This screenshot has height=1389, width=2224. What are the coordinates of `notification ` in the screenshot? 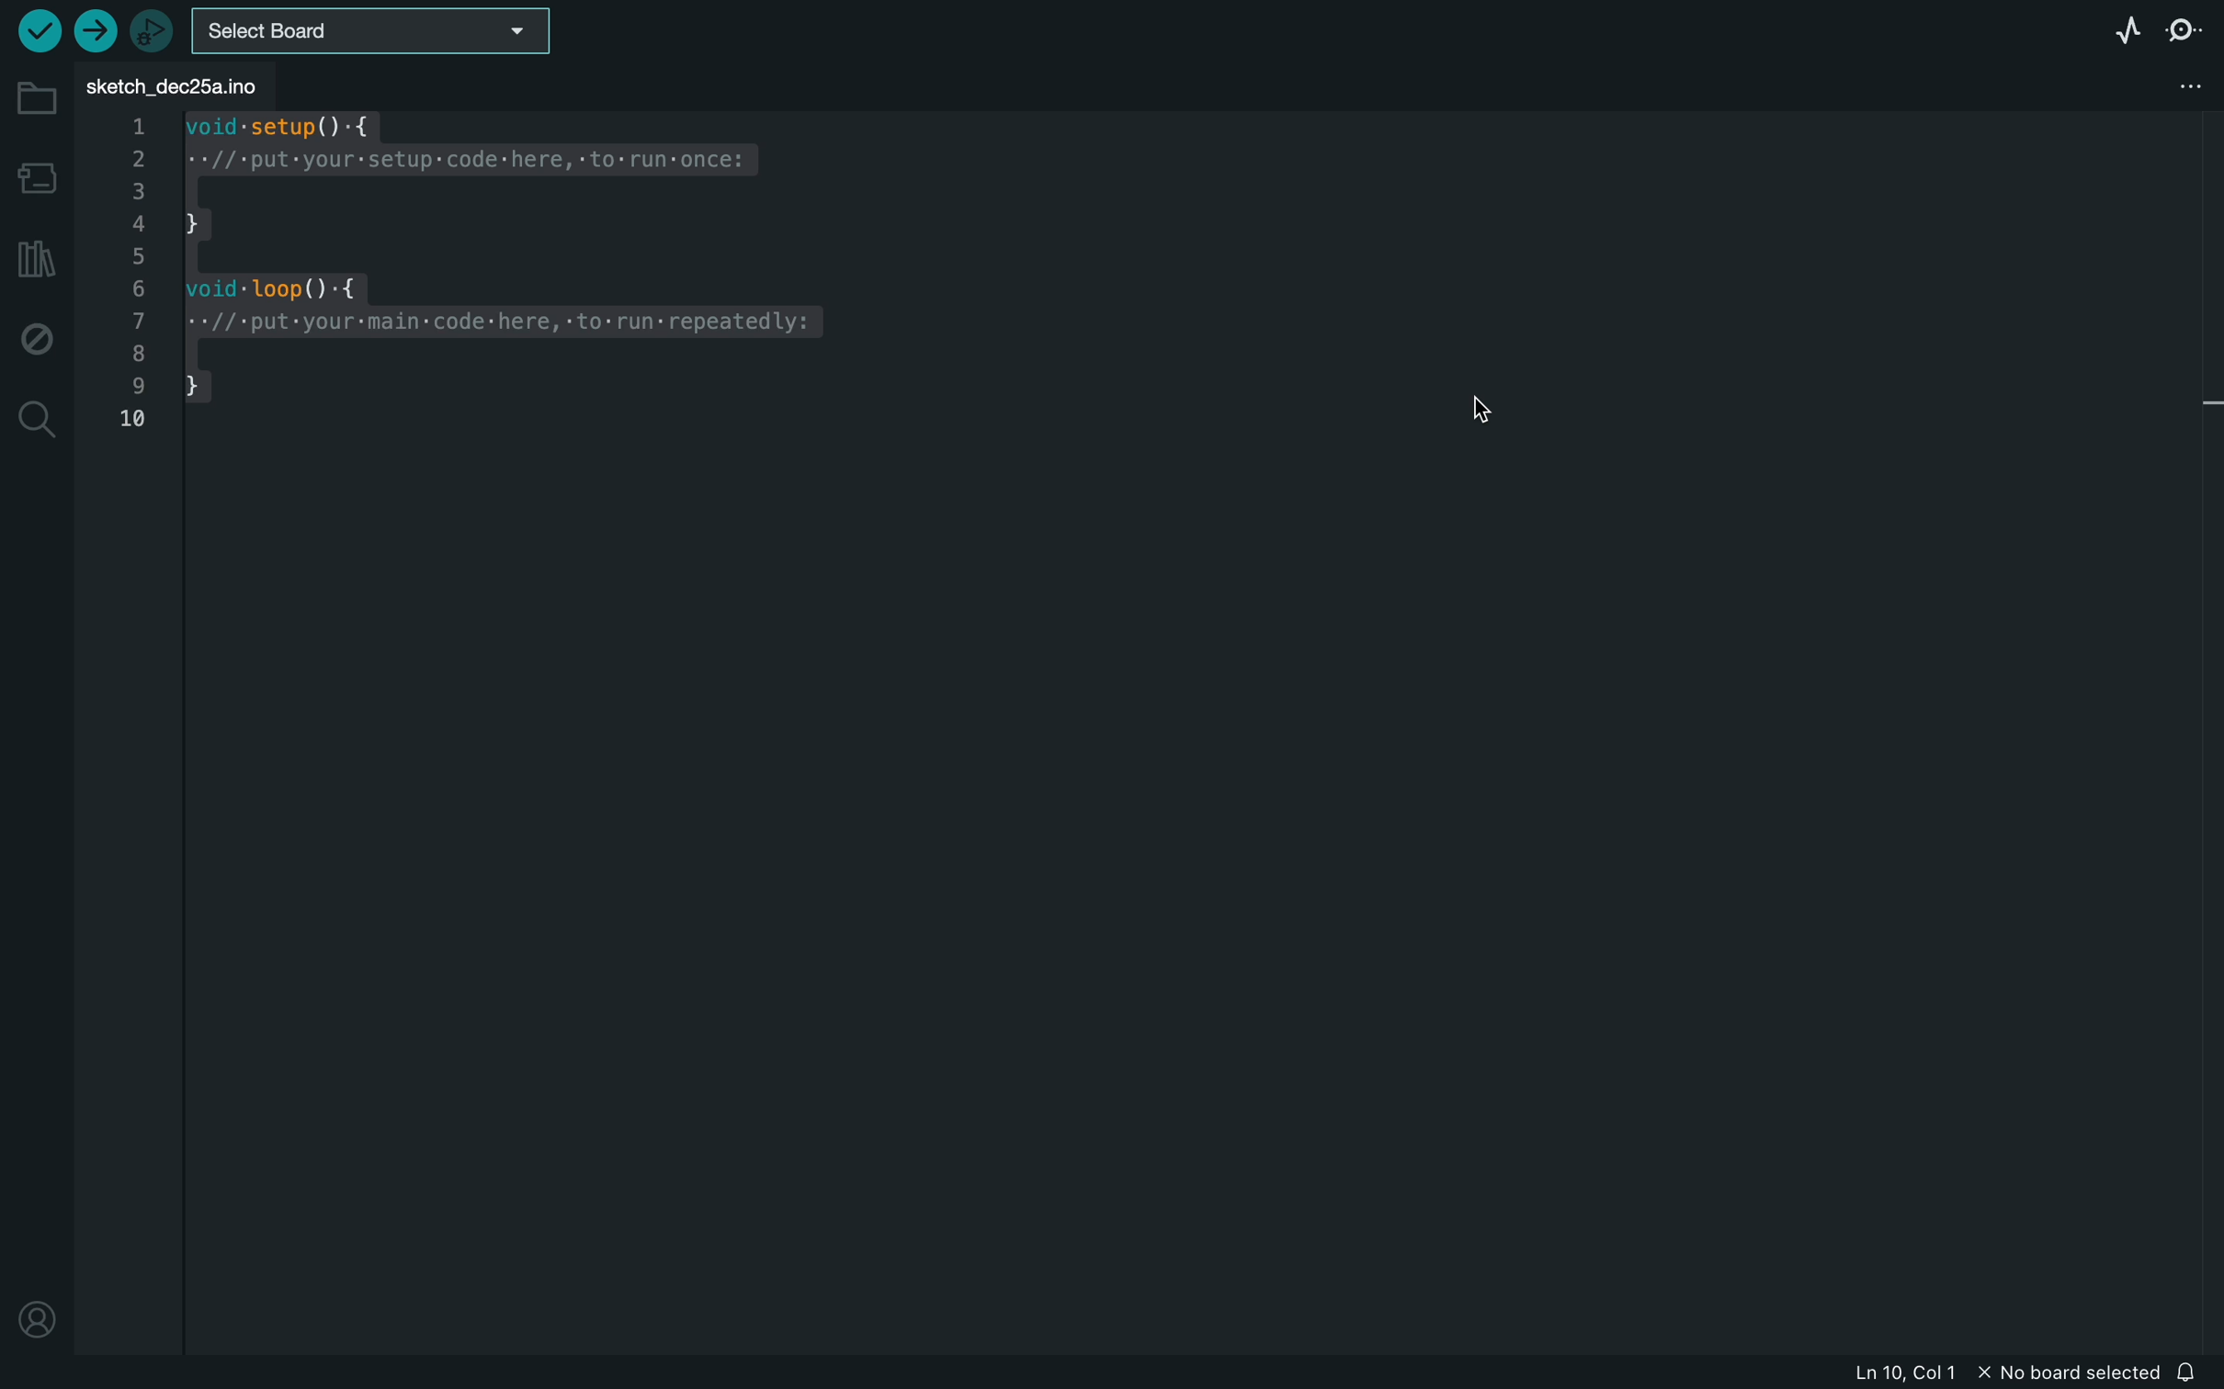 It's located at (2196, 1367).